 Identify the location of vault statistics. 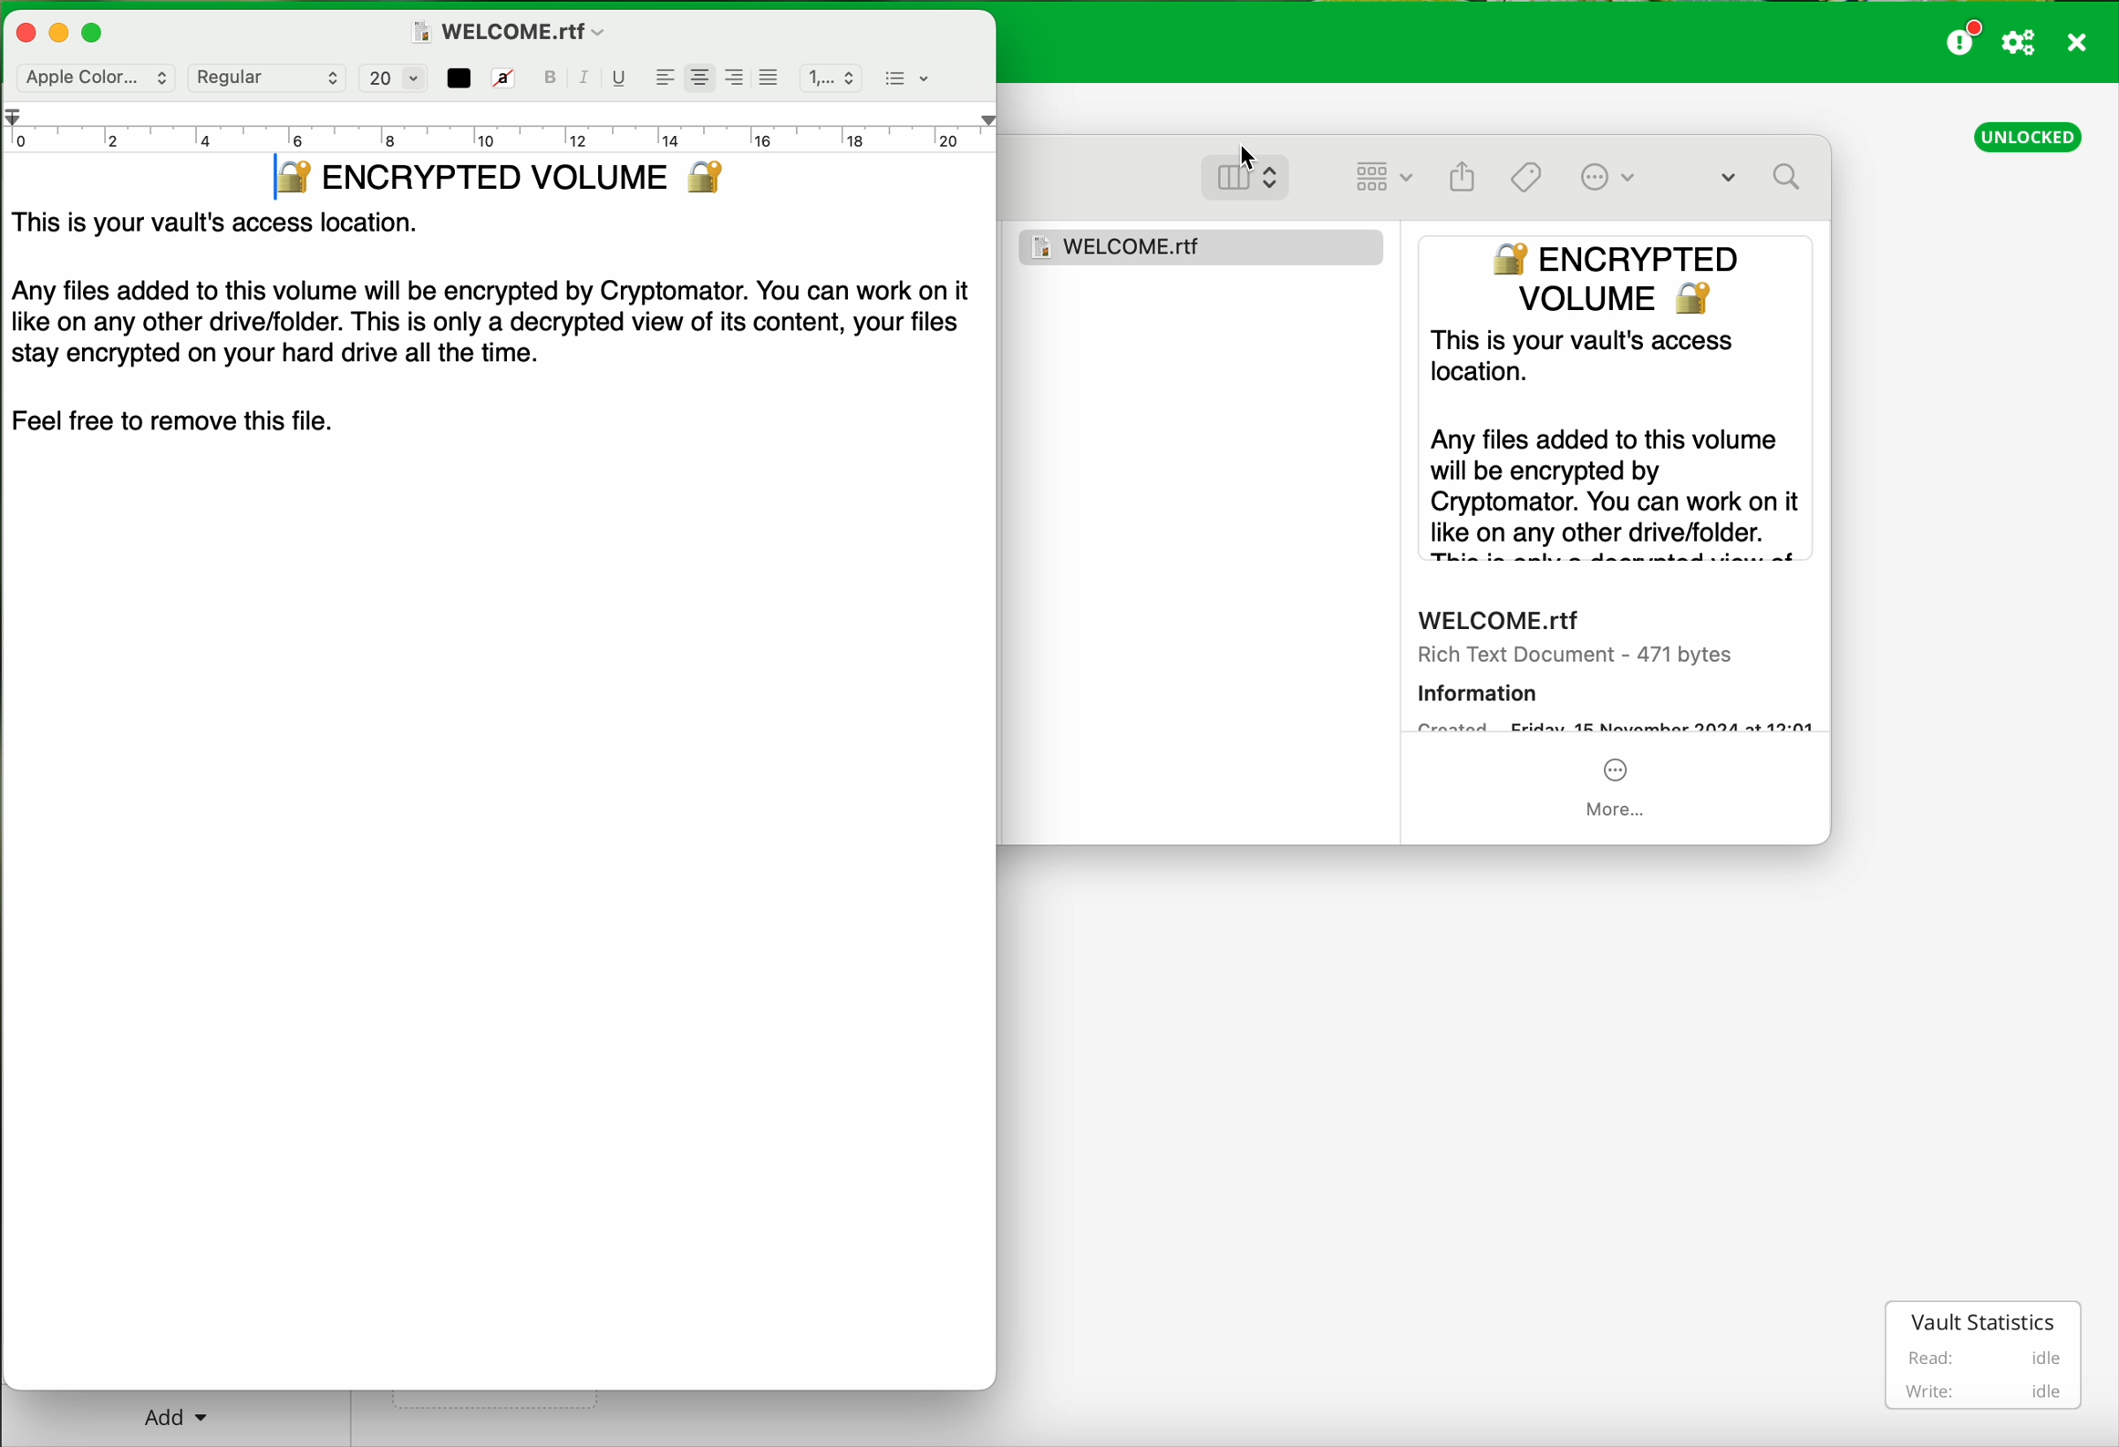
(1987, 1355).